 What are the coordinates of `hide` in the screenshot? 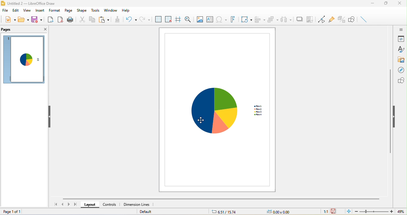 It's located at (50, 116).